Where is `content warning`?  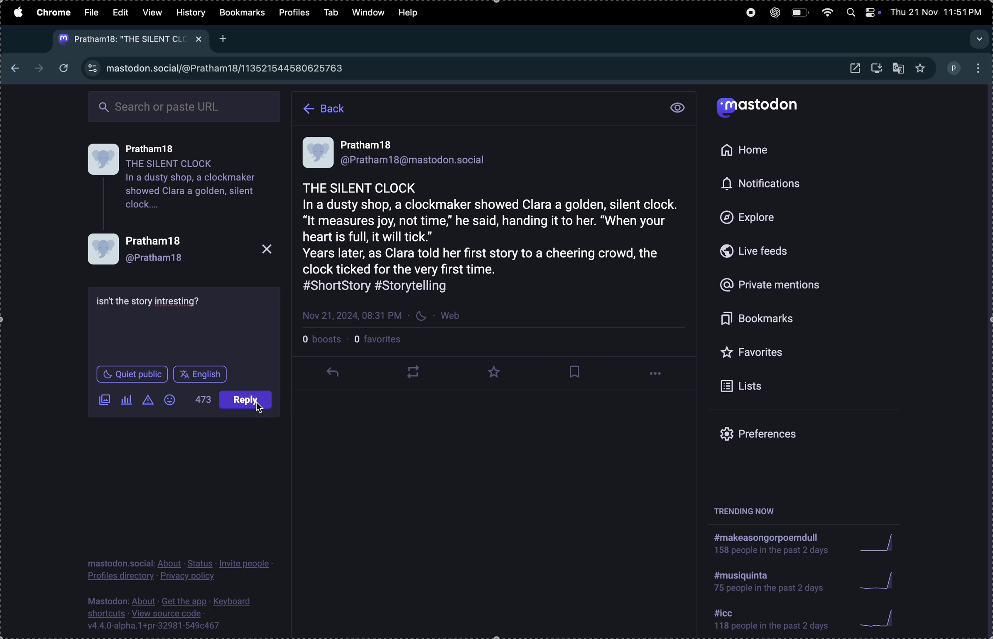
content warning is located at coordinates (149, 399).